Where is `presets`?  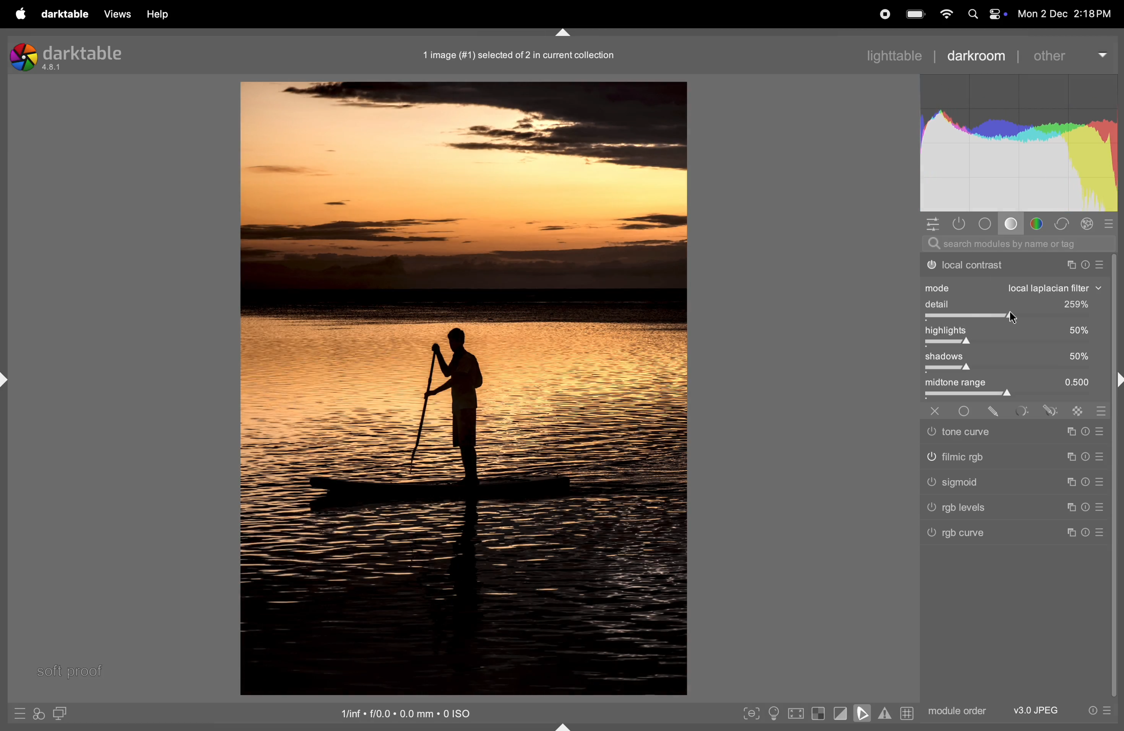
presets is located at coordinates (1099, 712).